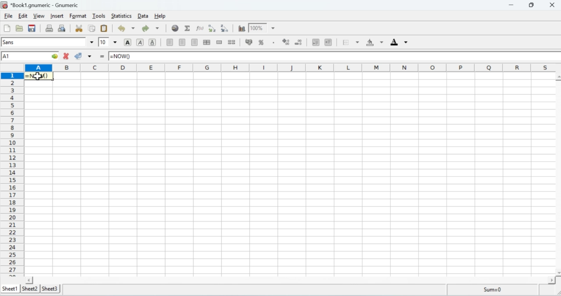 The height and width of the screenshot is (296, 561). I want to click on View, so click(39, 17).